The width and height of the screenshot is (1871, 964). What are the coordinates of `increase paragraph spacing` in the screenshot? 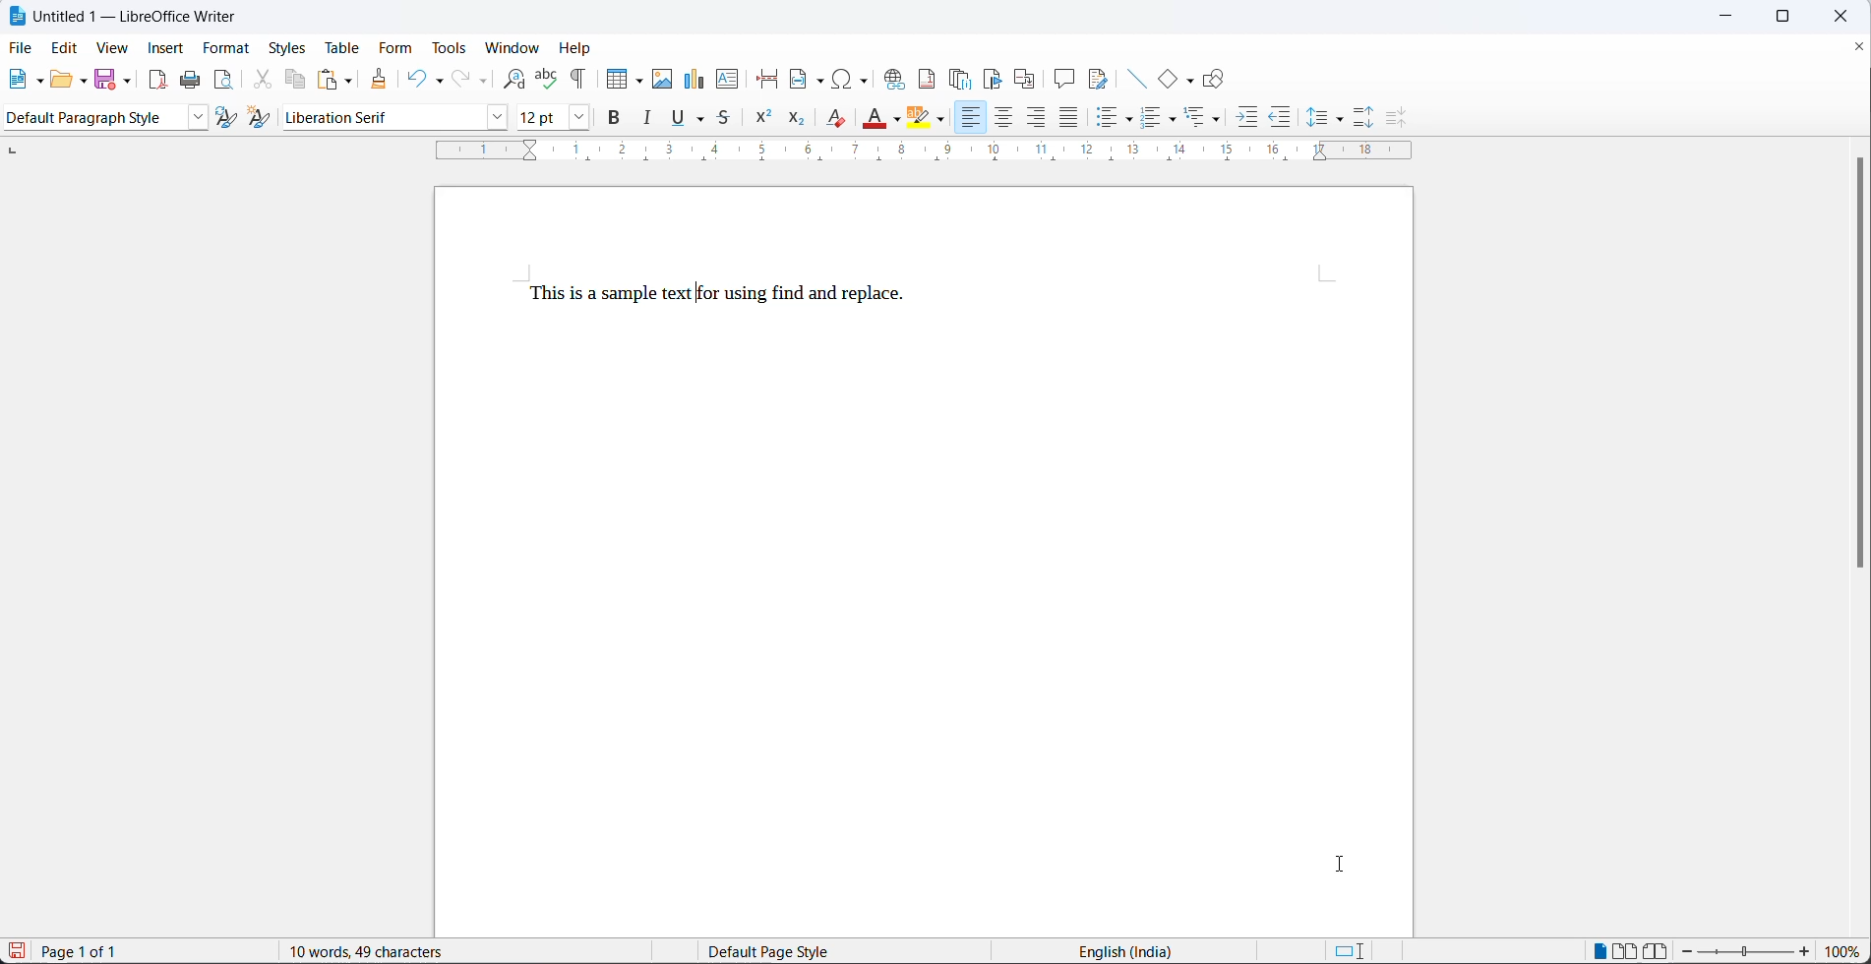 It's located at (1364, 115).